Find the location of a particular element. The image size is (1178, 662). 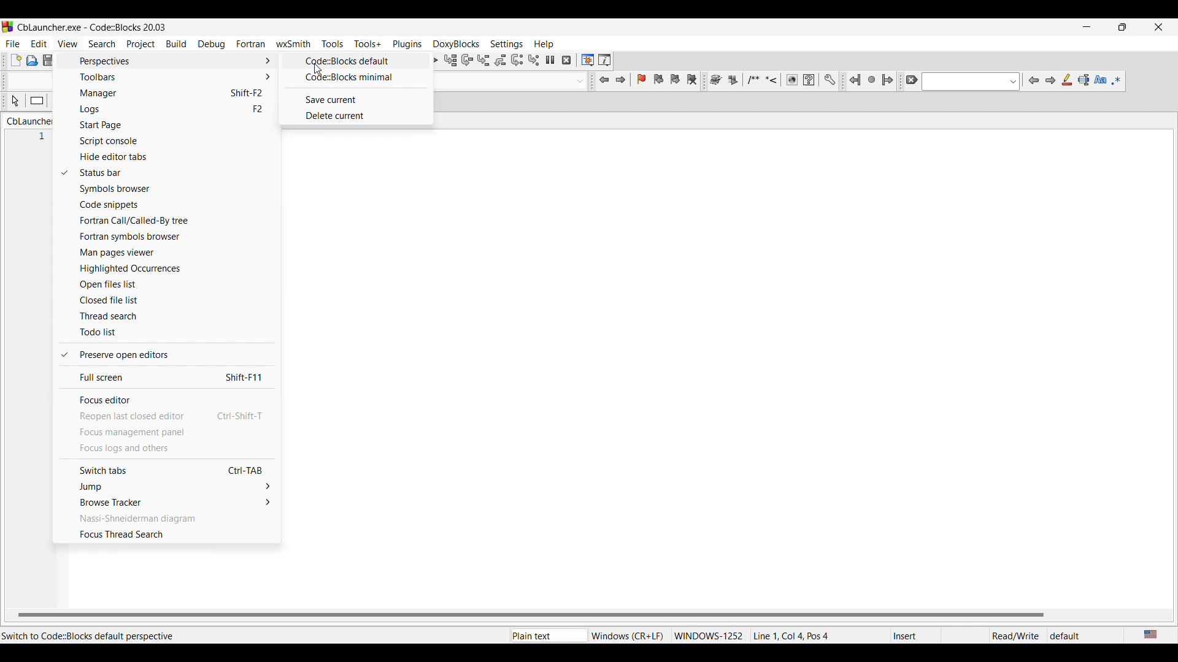

Todo list is located at coordinates (176, 333).